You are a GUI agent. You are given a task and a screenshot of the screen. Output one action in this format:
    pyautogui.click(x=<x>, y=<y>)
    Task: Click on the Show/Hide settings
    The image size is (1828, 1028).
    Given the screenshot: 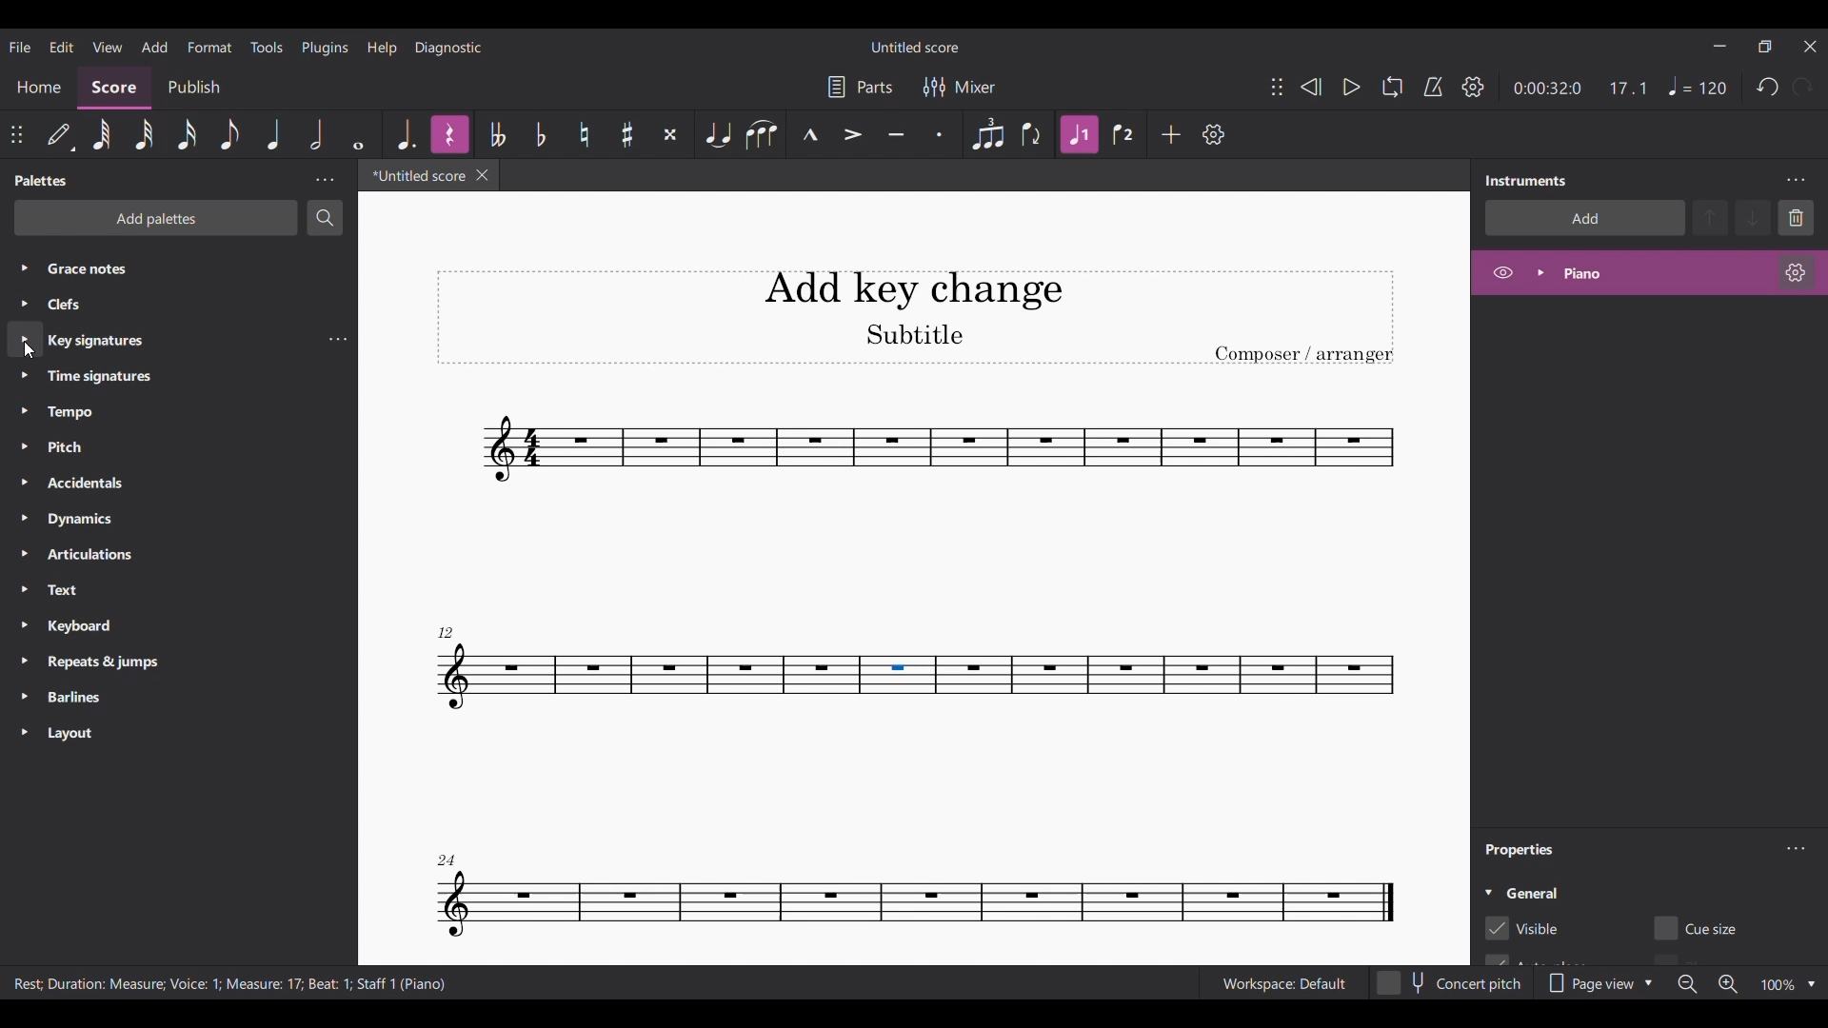 What is the action you would take?
    pyautogui.click(x=1474, y=87)
    